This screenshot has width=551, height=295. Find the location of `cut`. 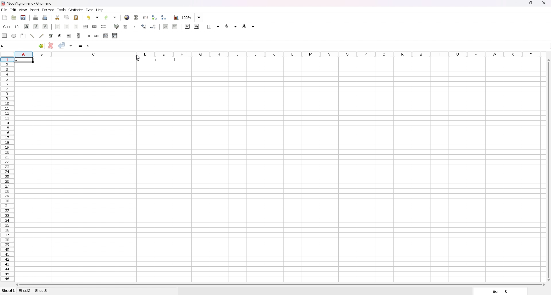

cut is located at coordinates (58, 17).